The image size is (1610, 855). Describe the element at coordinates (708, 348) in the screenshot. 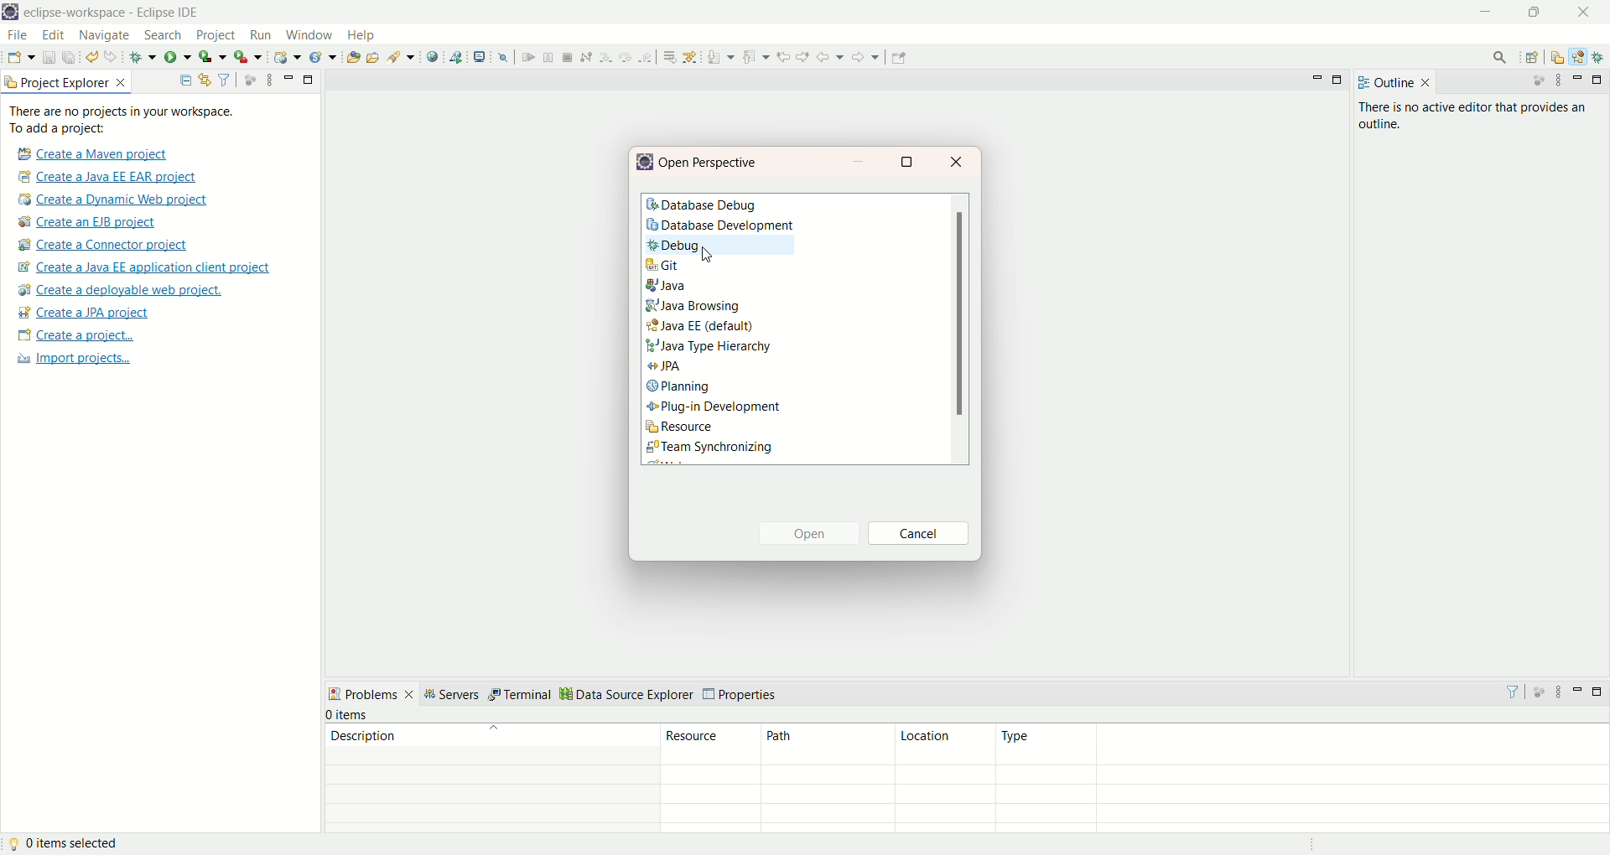

I see `Java Type hierarchy` at that location.